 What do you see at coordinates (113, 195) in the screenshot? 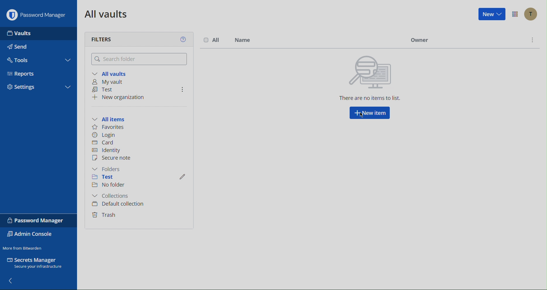
I see `Collections` at bounding box center [113, 195].